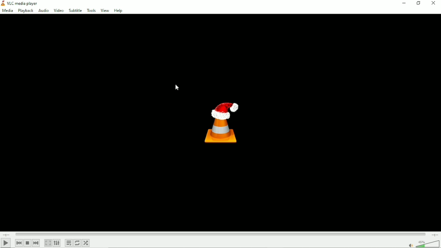 Image resolution: width=441 pixels, height=248 pixels. Describe the element at coordinates (27, 243) in the screenshot. I see `Stop playlist` at that location.